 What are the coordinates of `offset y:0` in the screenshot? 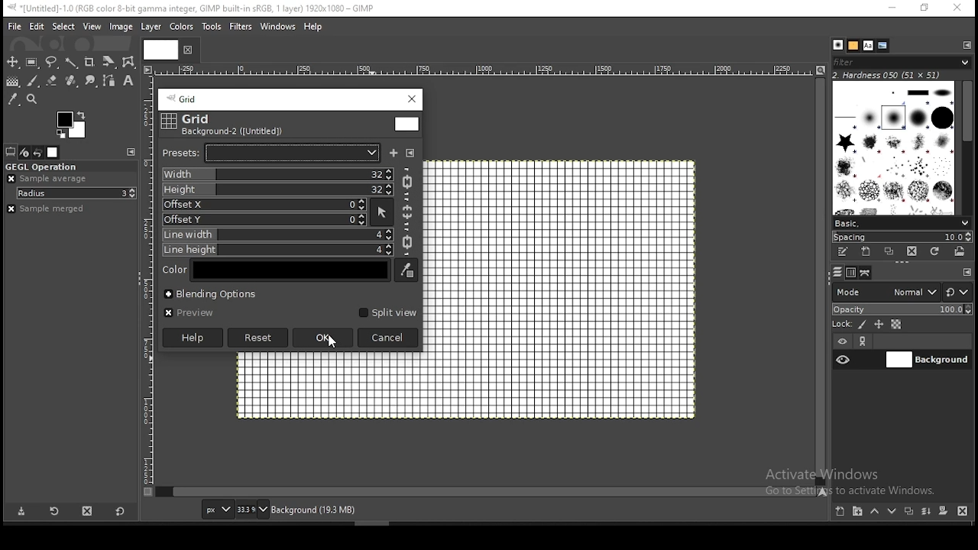 It's located at (265, 219).